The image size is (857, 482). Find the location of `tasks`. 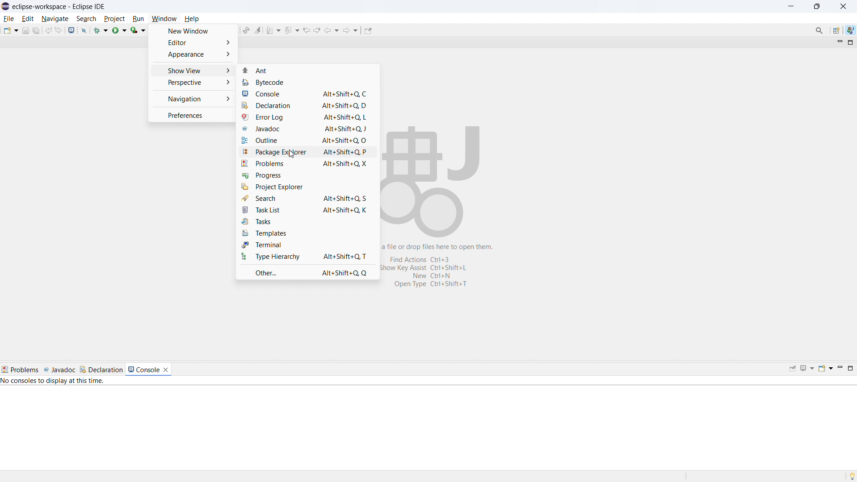

tasks is located at coordinates (307, 221).